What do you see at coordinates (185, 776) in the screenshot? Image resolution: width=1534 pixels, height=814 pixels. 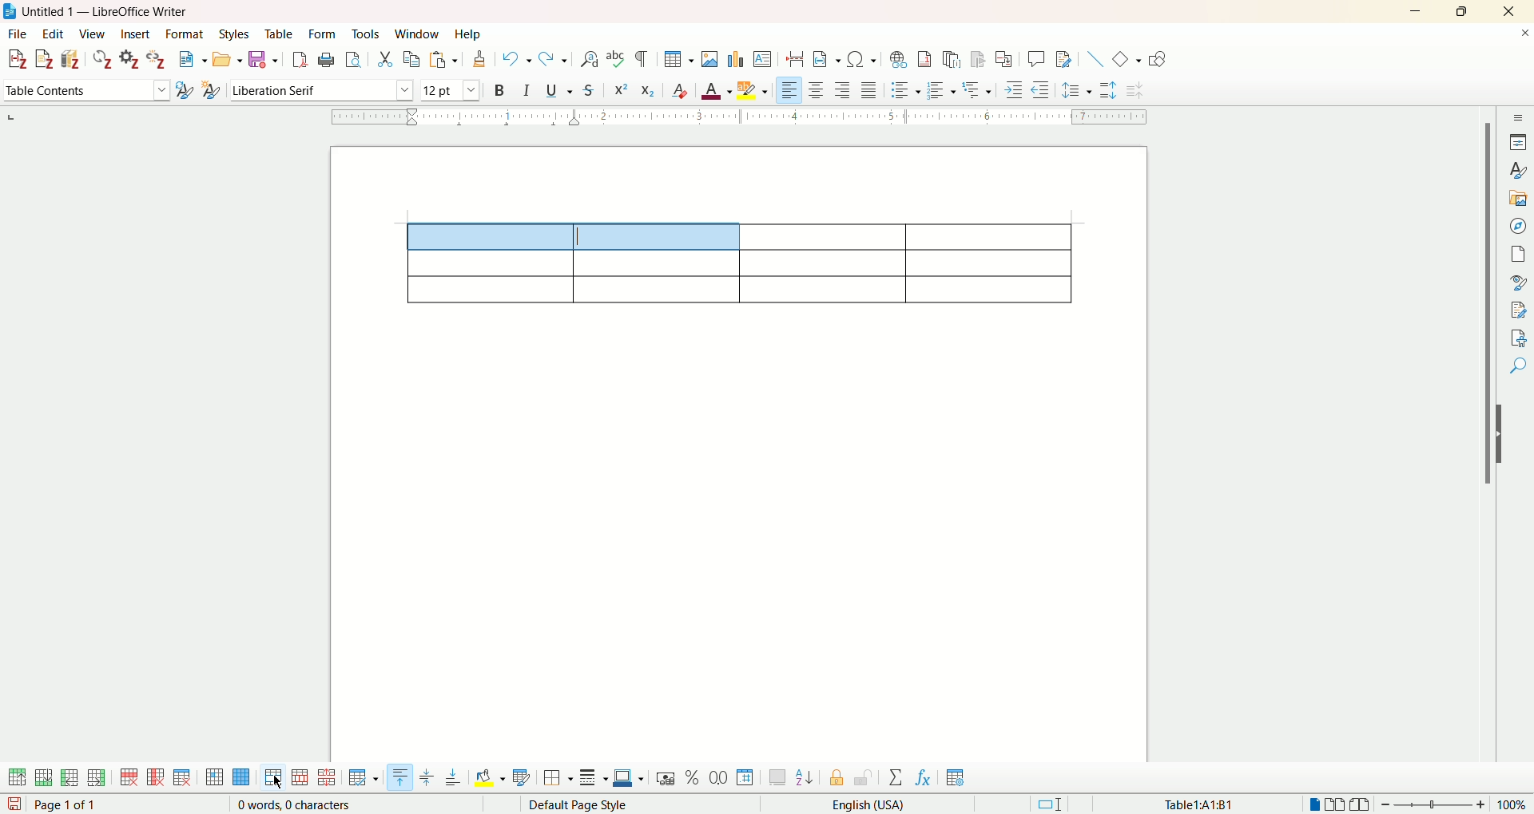 I see `delete table` at bounding box center [185, 776].